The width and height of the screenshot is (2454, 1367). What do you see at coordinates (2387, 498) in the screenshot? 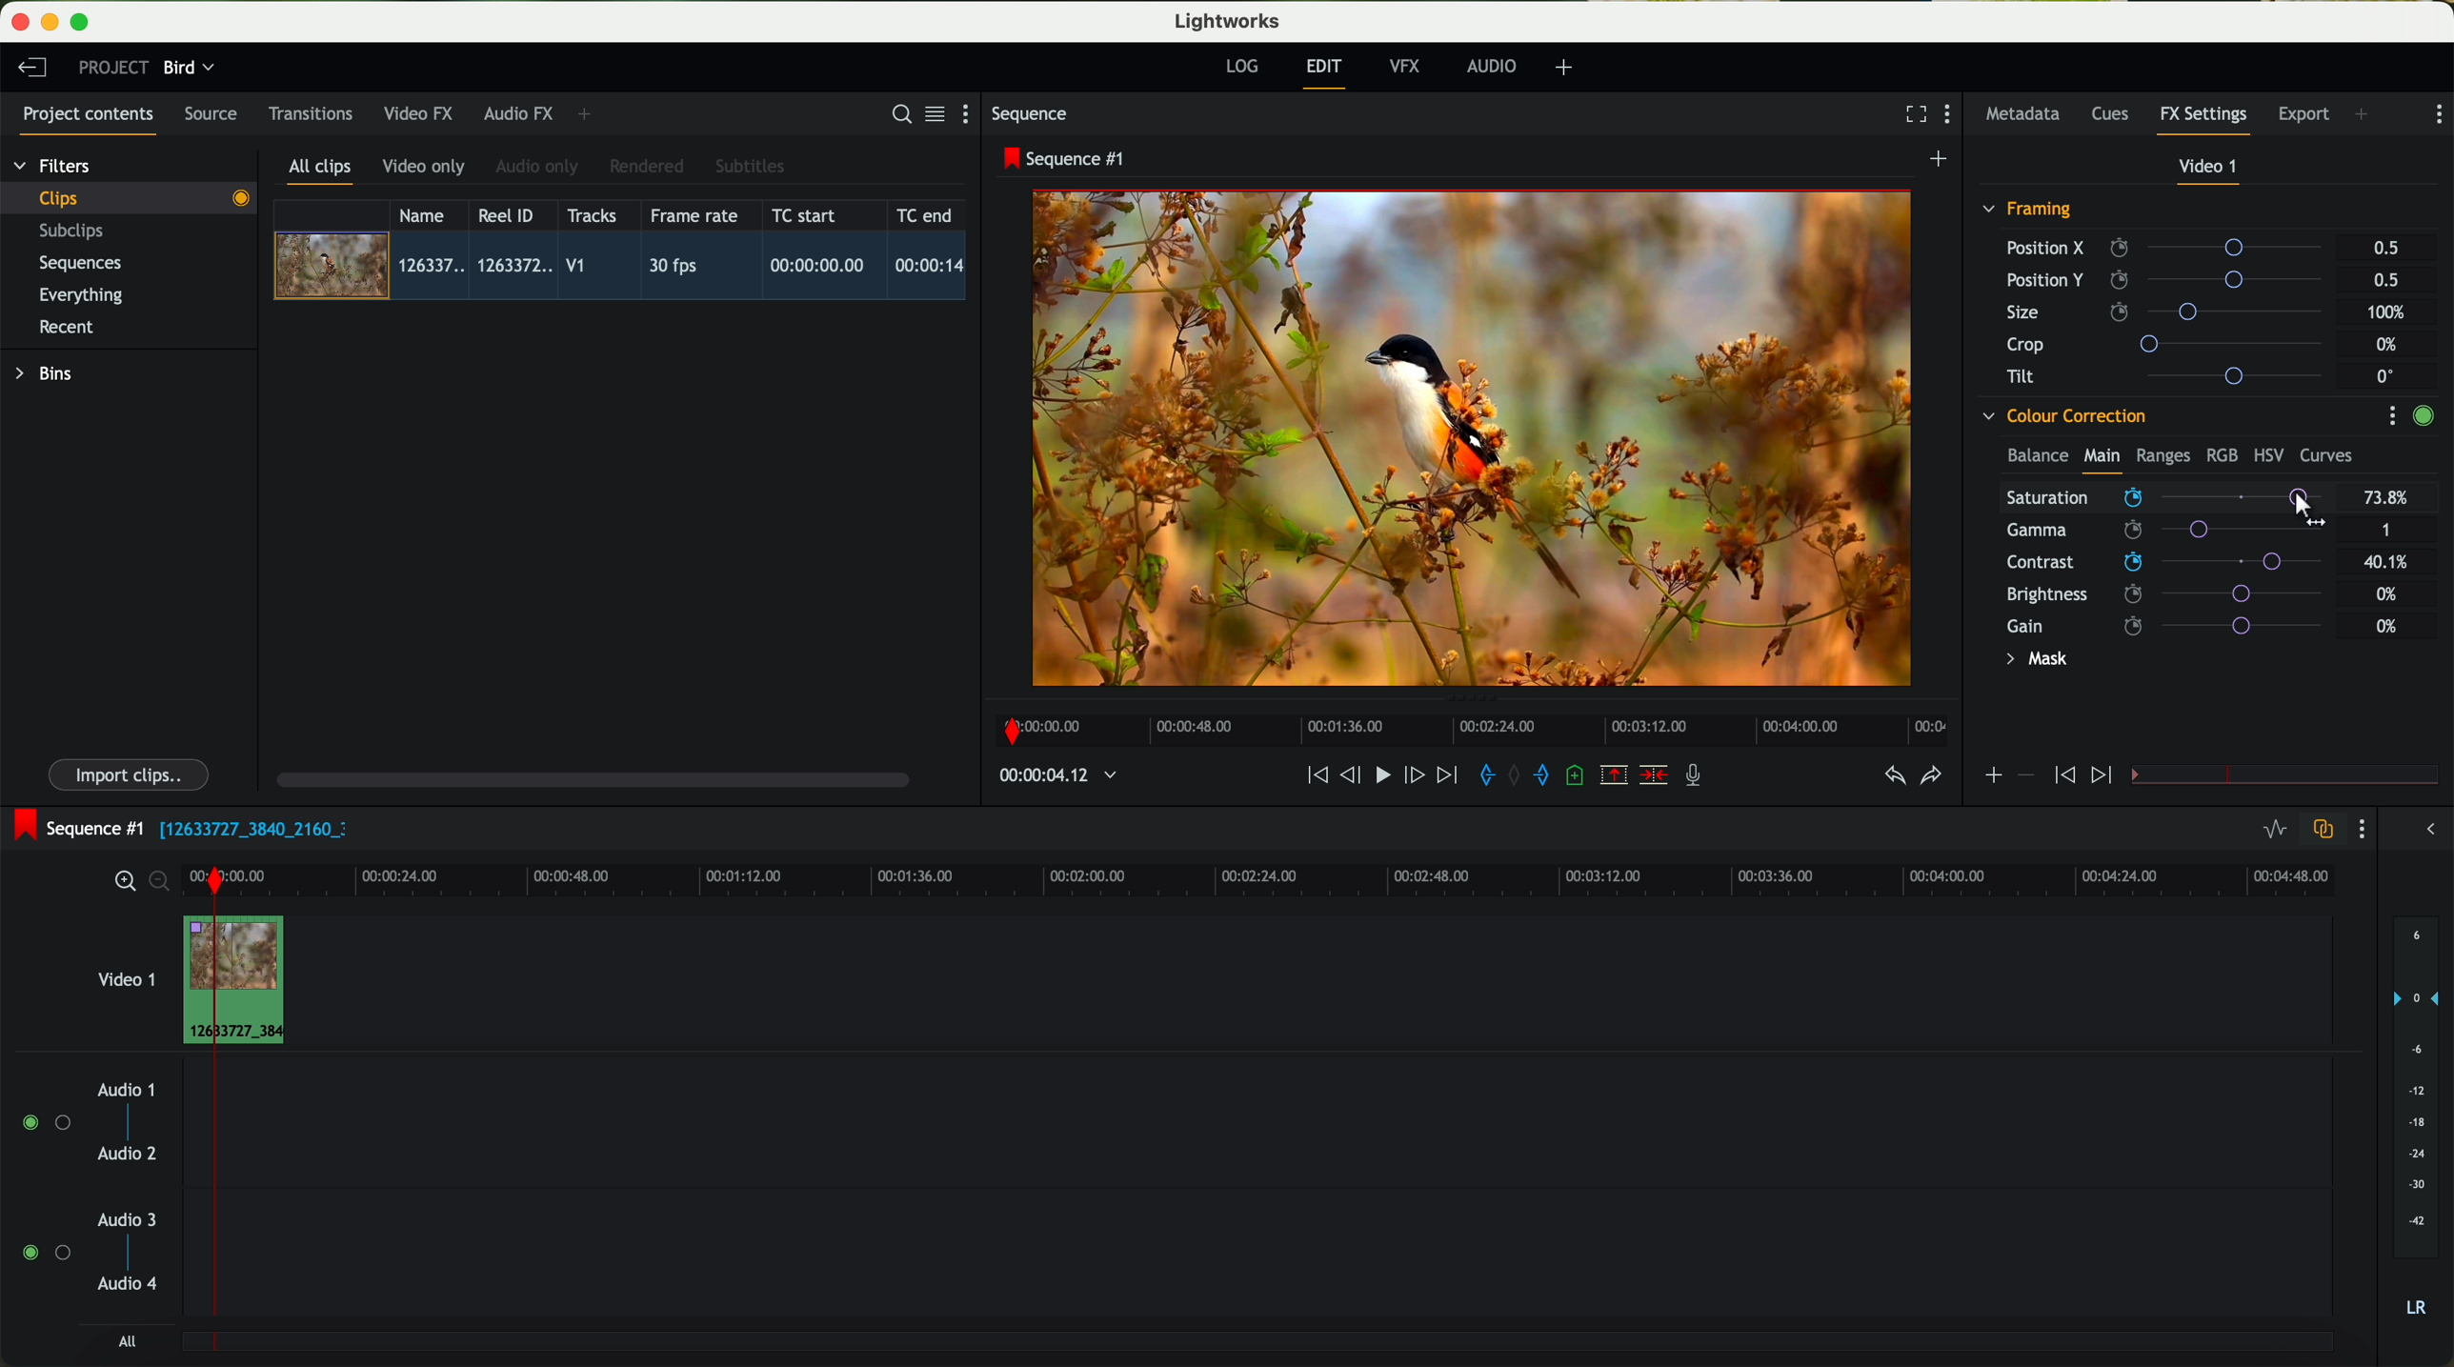
I see `73.8%` at bounding box center [2387, 498].